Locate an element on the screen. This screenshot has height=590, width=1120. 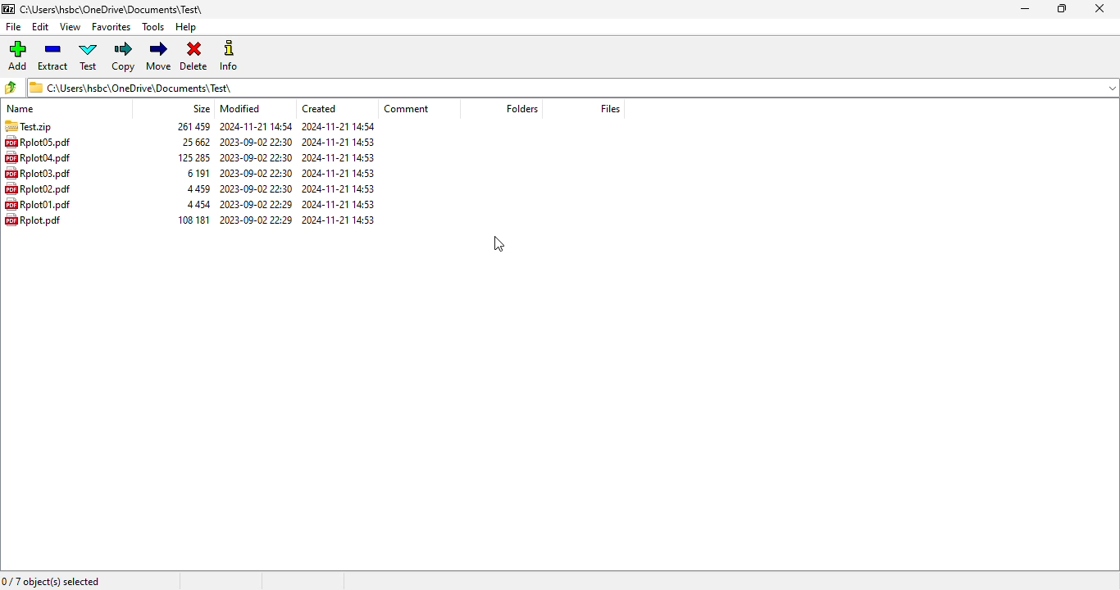
add is located at coordinates (18, 55).